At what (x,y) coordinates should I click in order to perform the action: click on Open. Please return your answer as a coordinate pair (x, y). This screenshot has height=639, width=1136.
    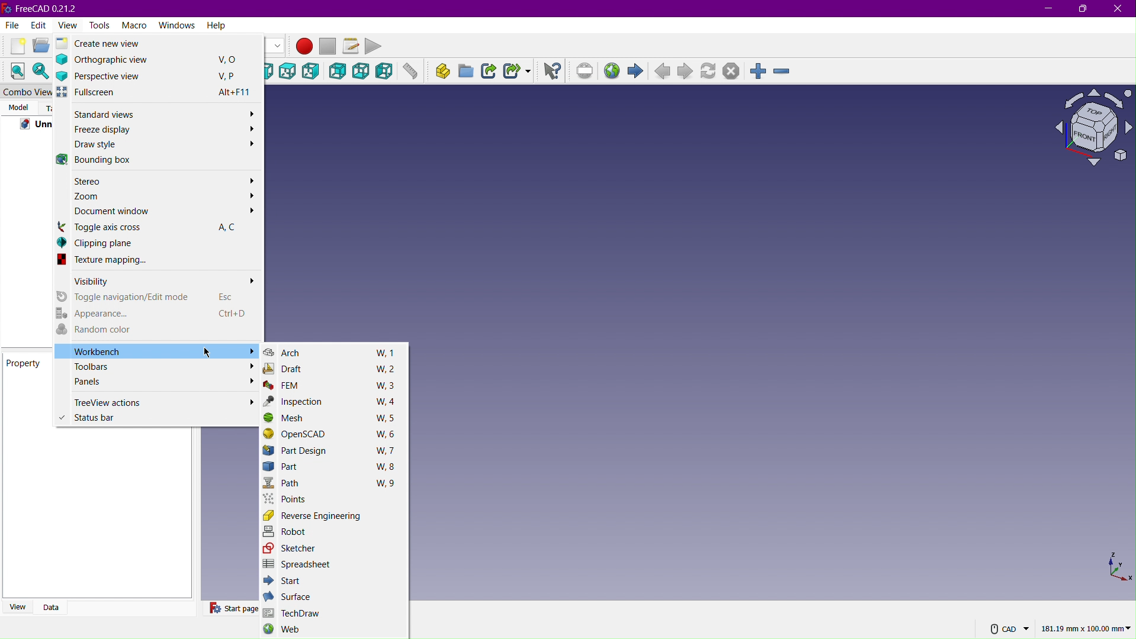
    Looking at the image, I should click on (43, 46).